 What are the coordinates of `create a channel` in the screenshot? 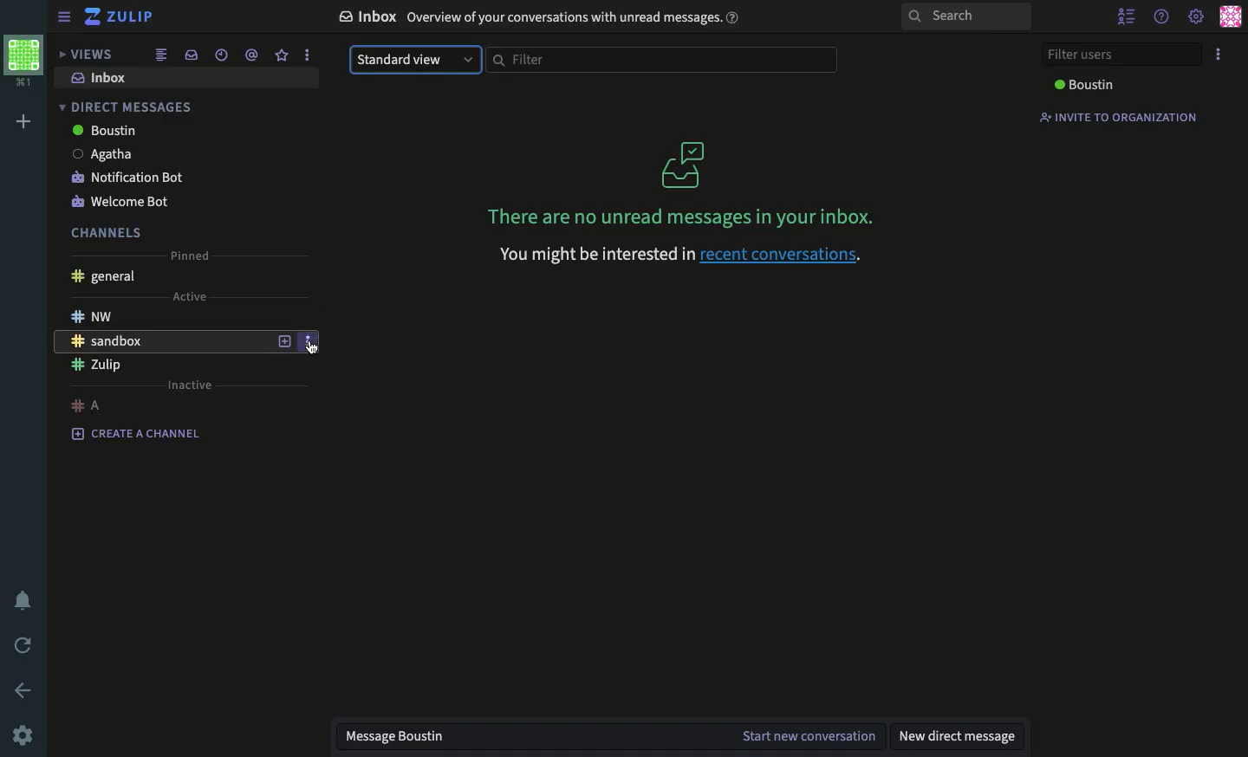 It's located at (137, 434).